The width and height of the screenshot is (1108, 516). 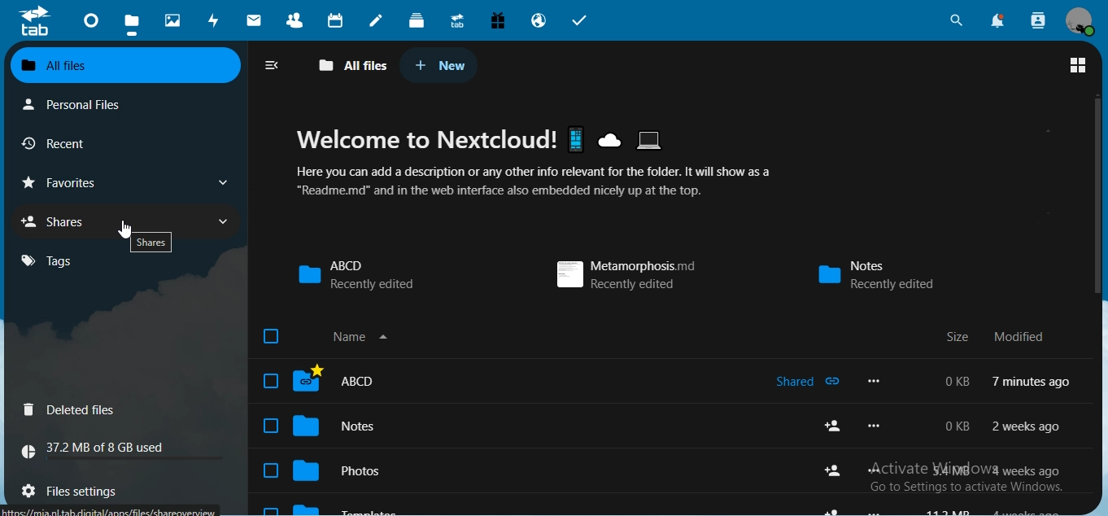 I want to click on deck, so click(x=419, y=23).